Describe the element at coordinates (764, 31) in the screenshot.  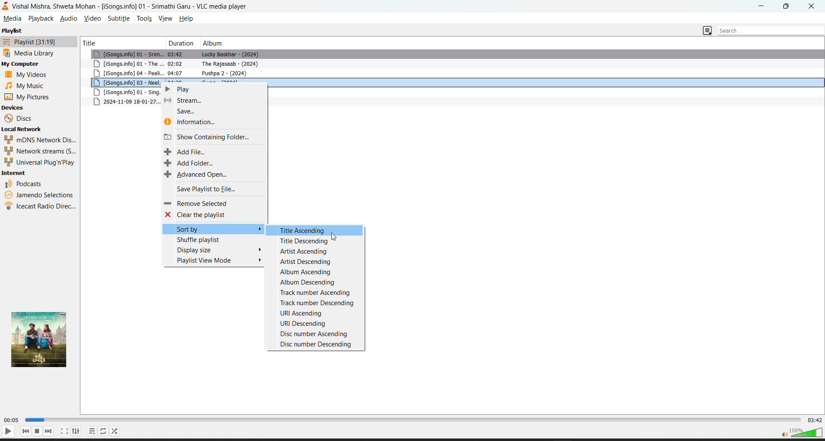
I see `search` at that location.